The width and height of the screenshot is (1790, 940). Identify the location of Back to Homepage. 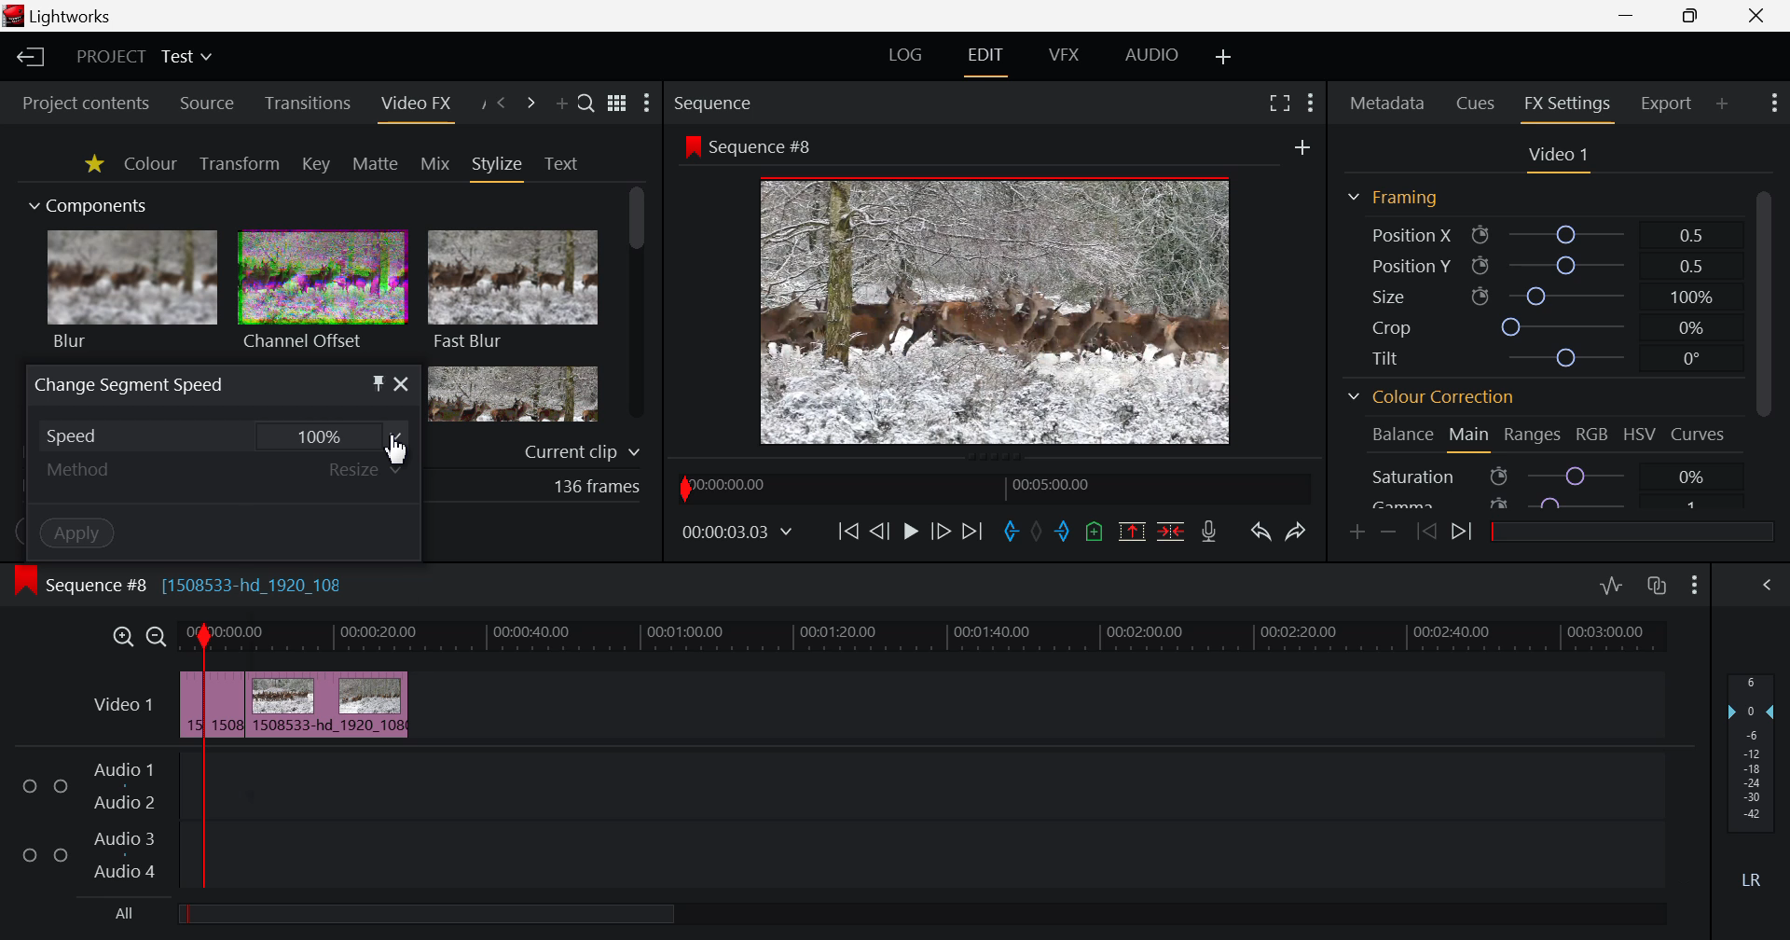
(30, 58).